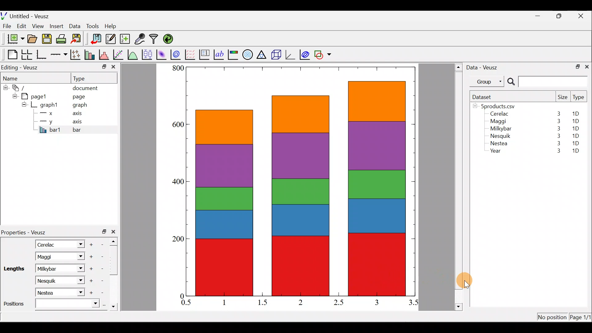  I want to click on 3d scene, so click(276, 55).